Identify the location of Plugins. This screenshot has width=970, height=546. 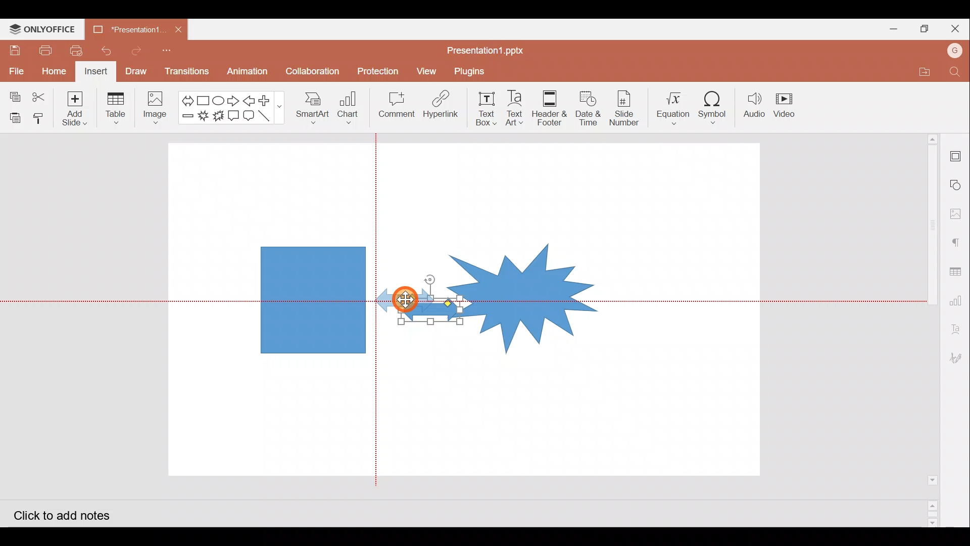
(470, 72).